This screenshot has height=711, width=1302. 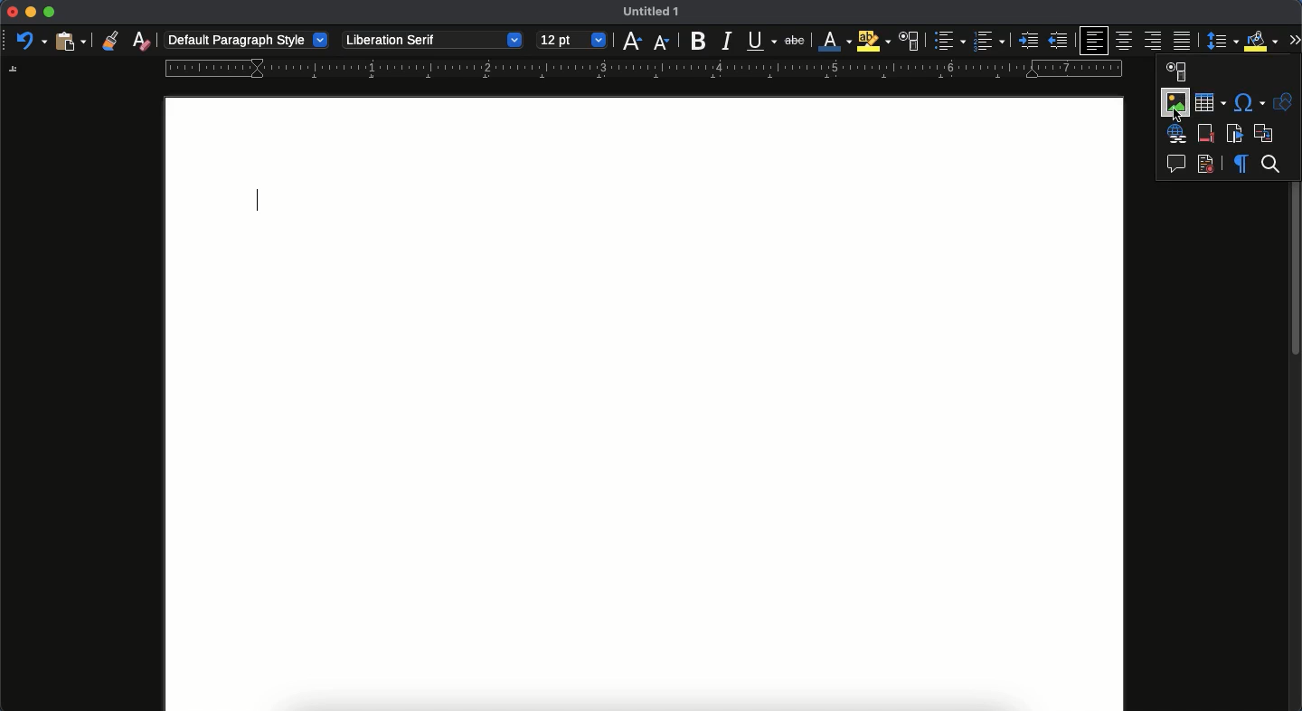 I want to click on character, so click(x=910, y=42).